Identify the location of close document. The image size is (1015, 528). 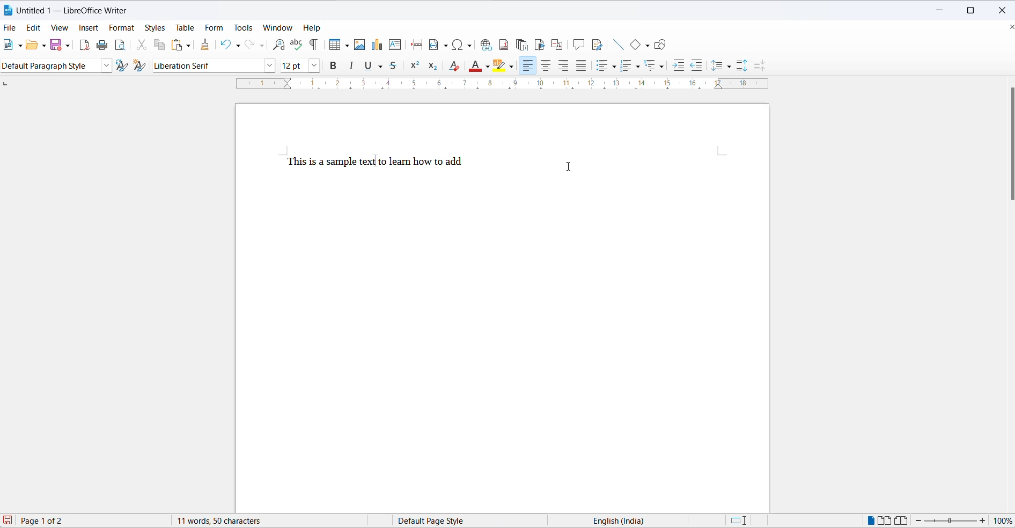
(1008, 27).